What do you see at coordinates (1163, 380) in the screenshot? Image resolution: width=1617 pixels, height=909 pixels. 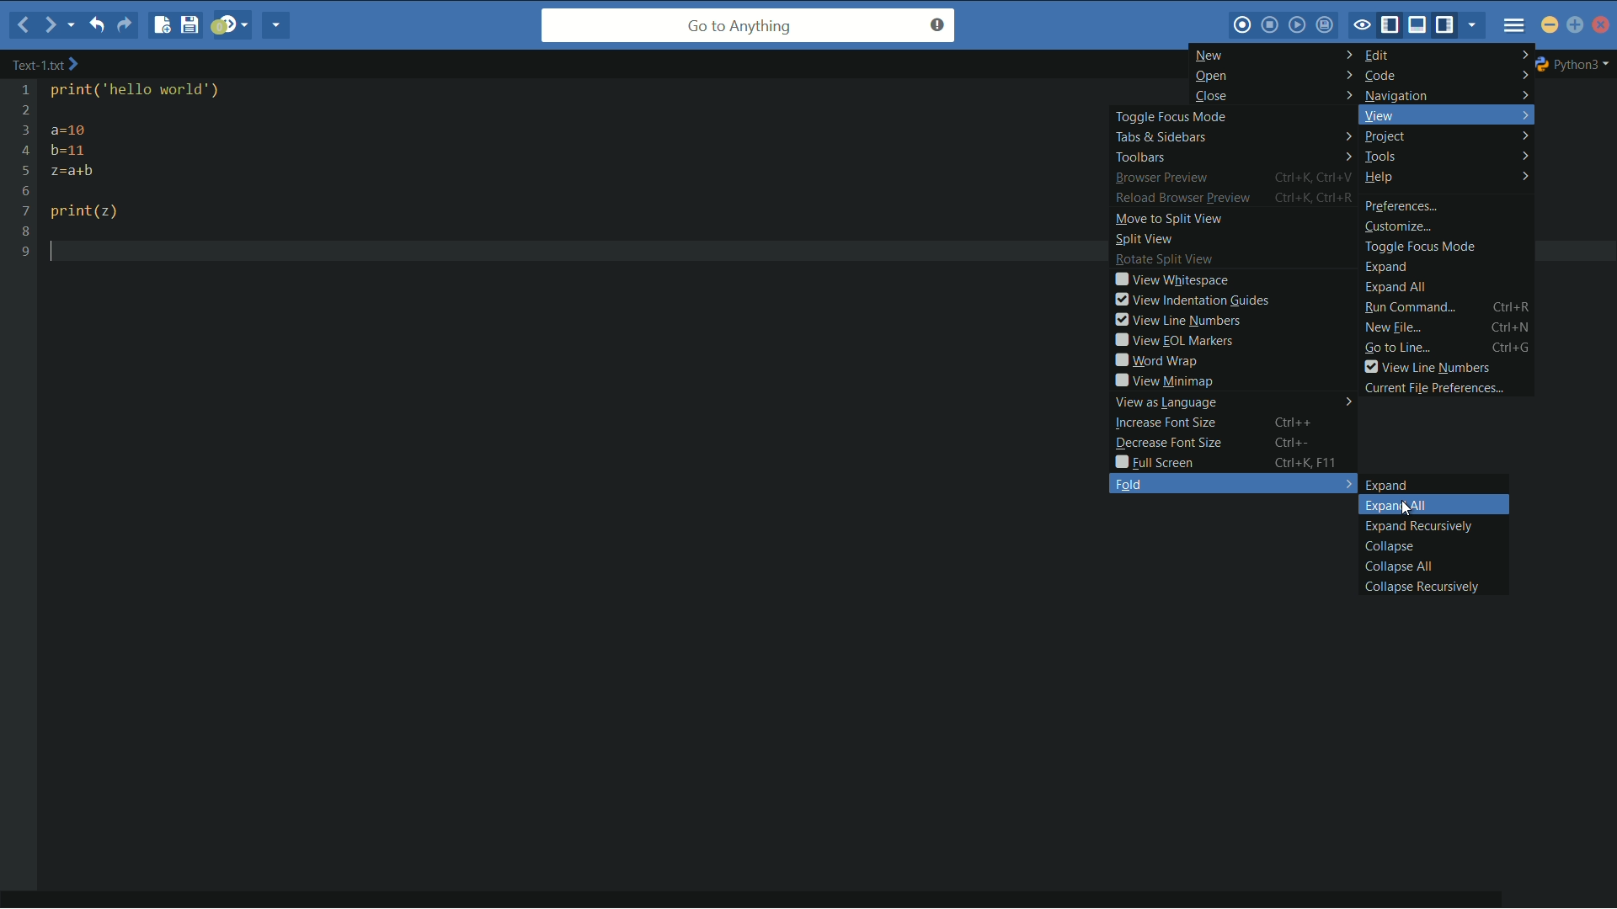 I see `view minimap` at bounding box center [1163, 380].